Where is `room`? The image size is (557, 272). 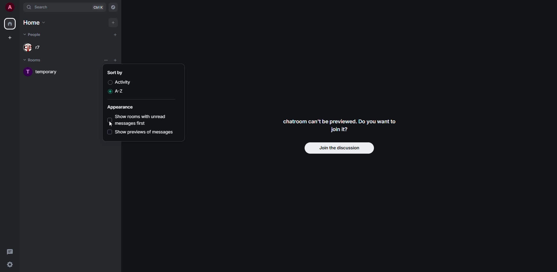 room is located at coordinates (44, 72).